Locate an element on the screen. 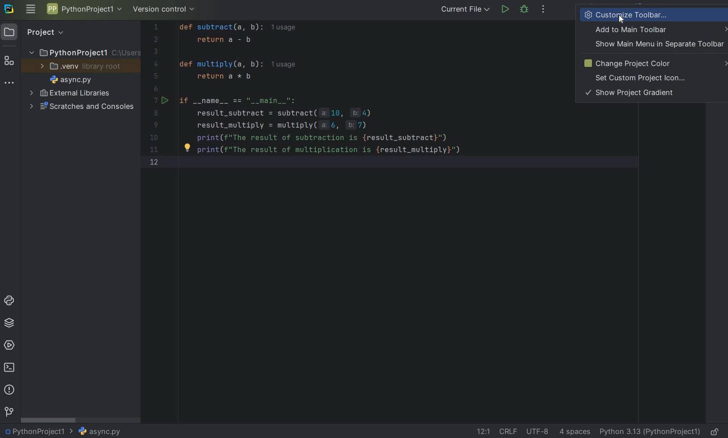  SET CUSTOM PROJECT ICON is located at coordinates (641, 78).